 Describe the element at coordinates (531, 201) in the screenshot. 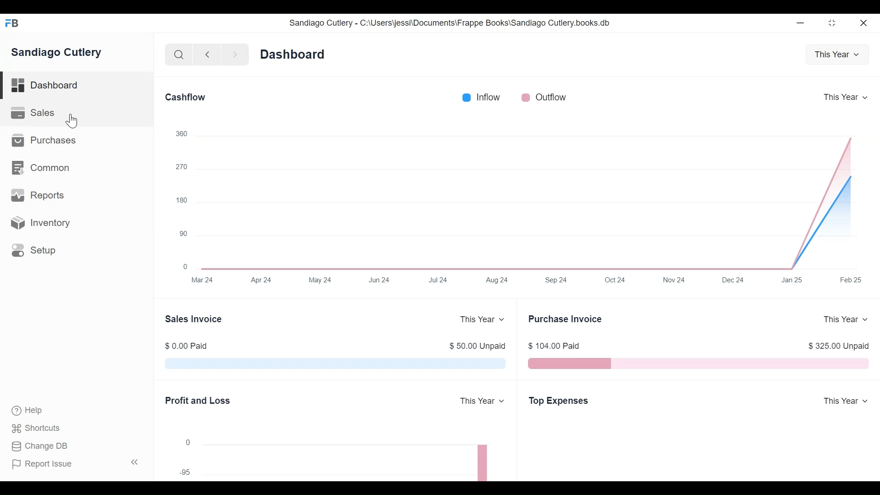

I see `The Cashflow chart shows the total amount of money being transferred into and out of Sandiago Cutlery company over a year` at that location.